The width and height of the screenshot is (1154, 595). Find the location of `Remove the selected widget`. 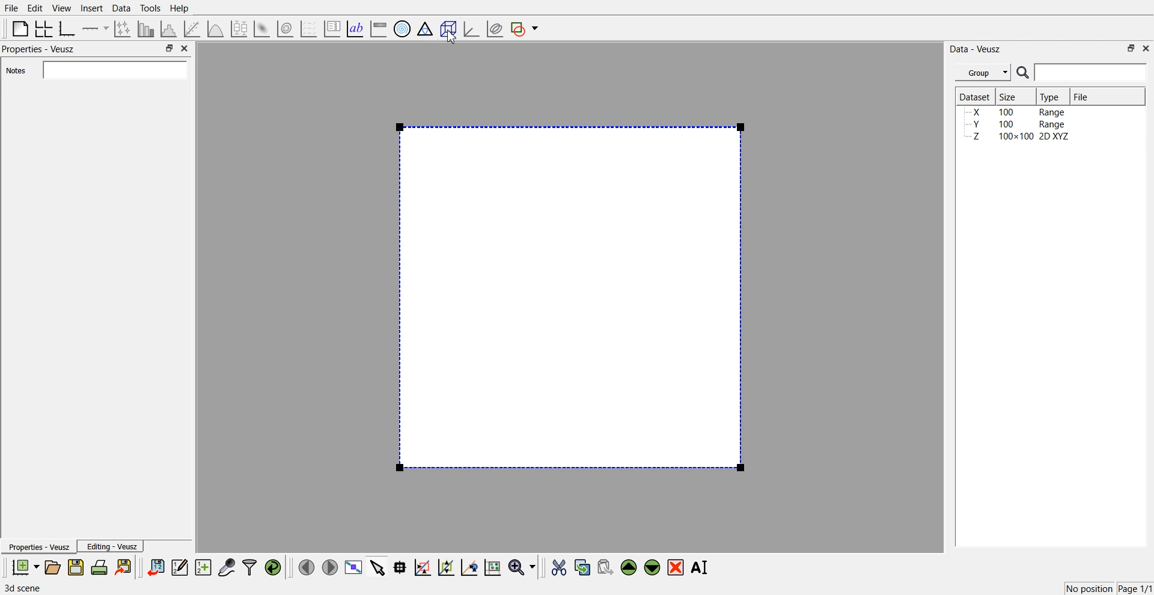

Remove the selected widget is located at coordinates (676, 568).